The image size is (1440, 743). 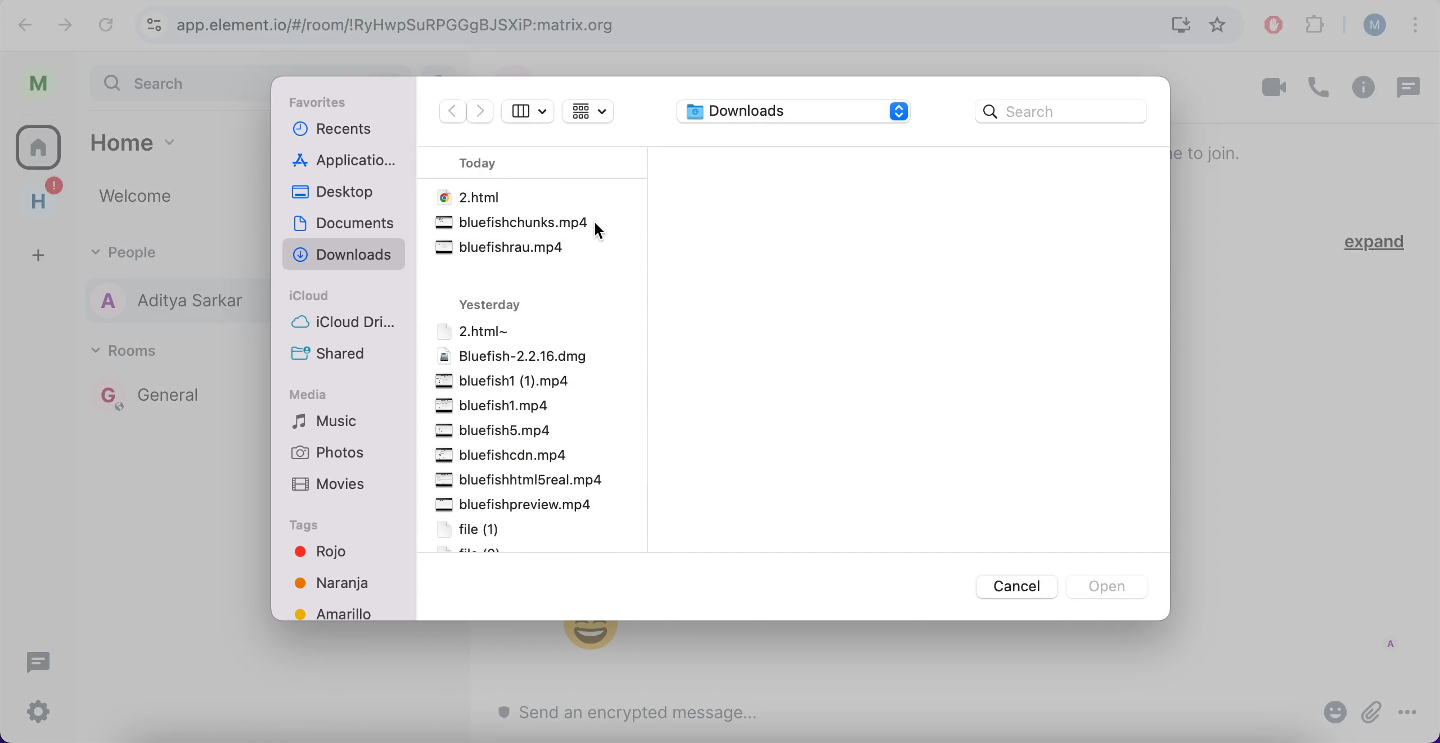 What do you see at coordinates (1065, 112) in the screenshot?
I see `search` at bounding box center [1065, 112].